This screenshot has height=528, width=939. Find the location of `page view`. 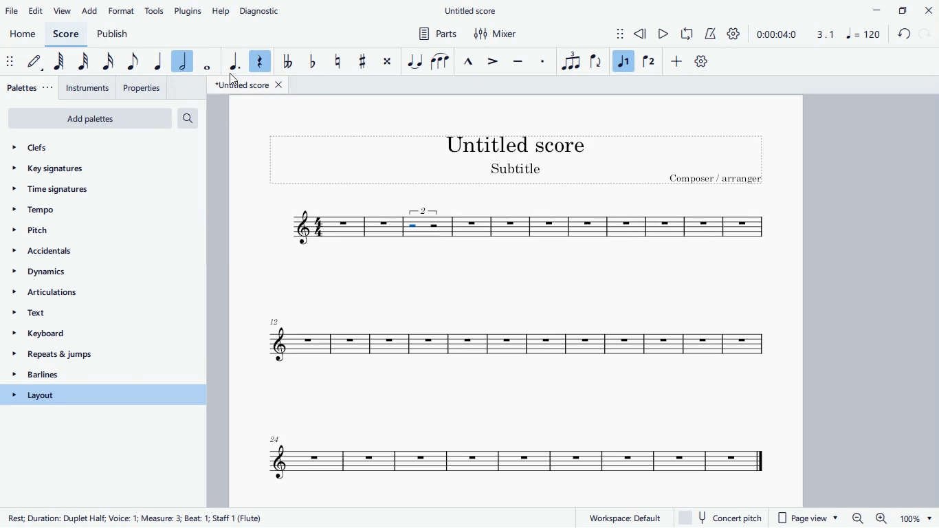

page view is located at coordinates (810, 518).